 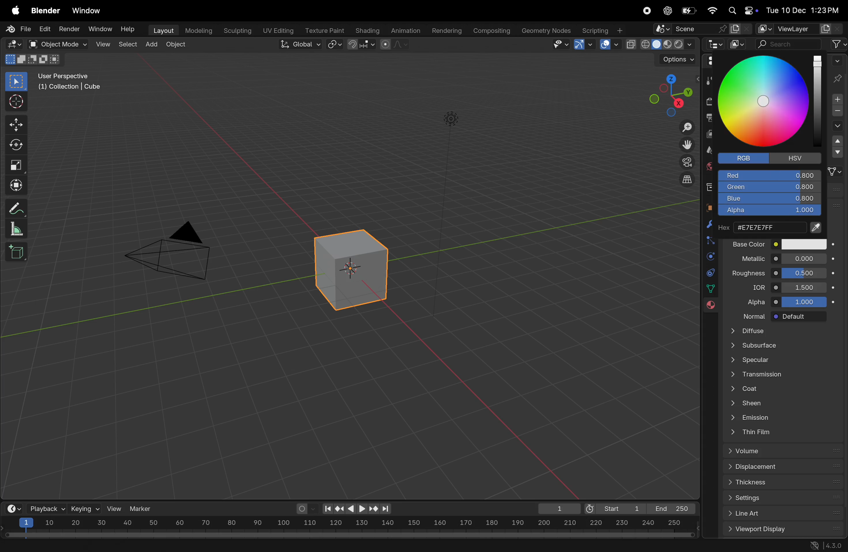 I want to click on alpha, so click(x=767, y=212).